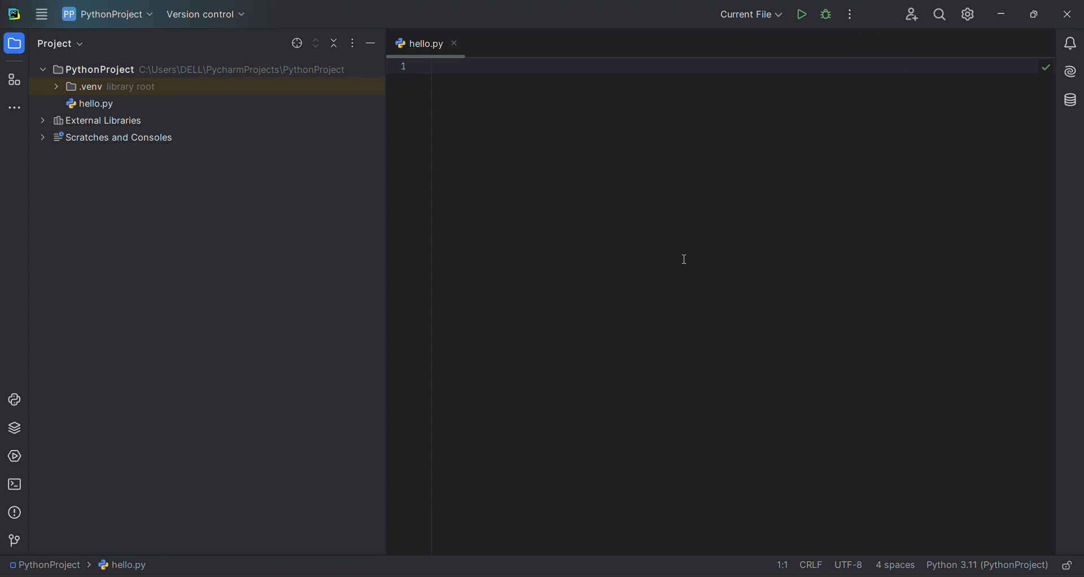  Describe the element at coordinates (417, 44) in the screenshot. I see `tab` at that location.